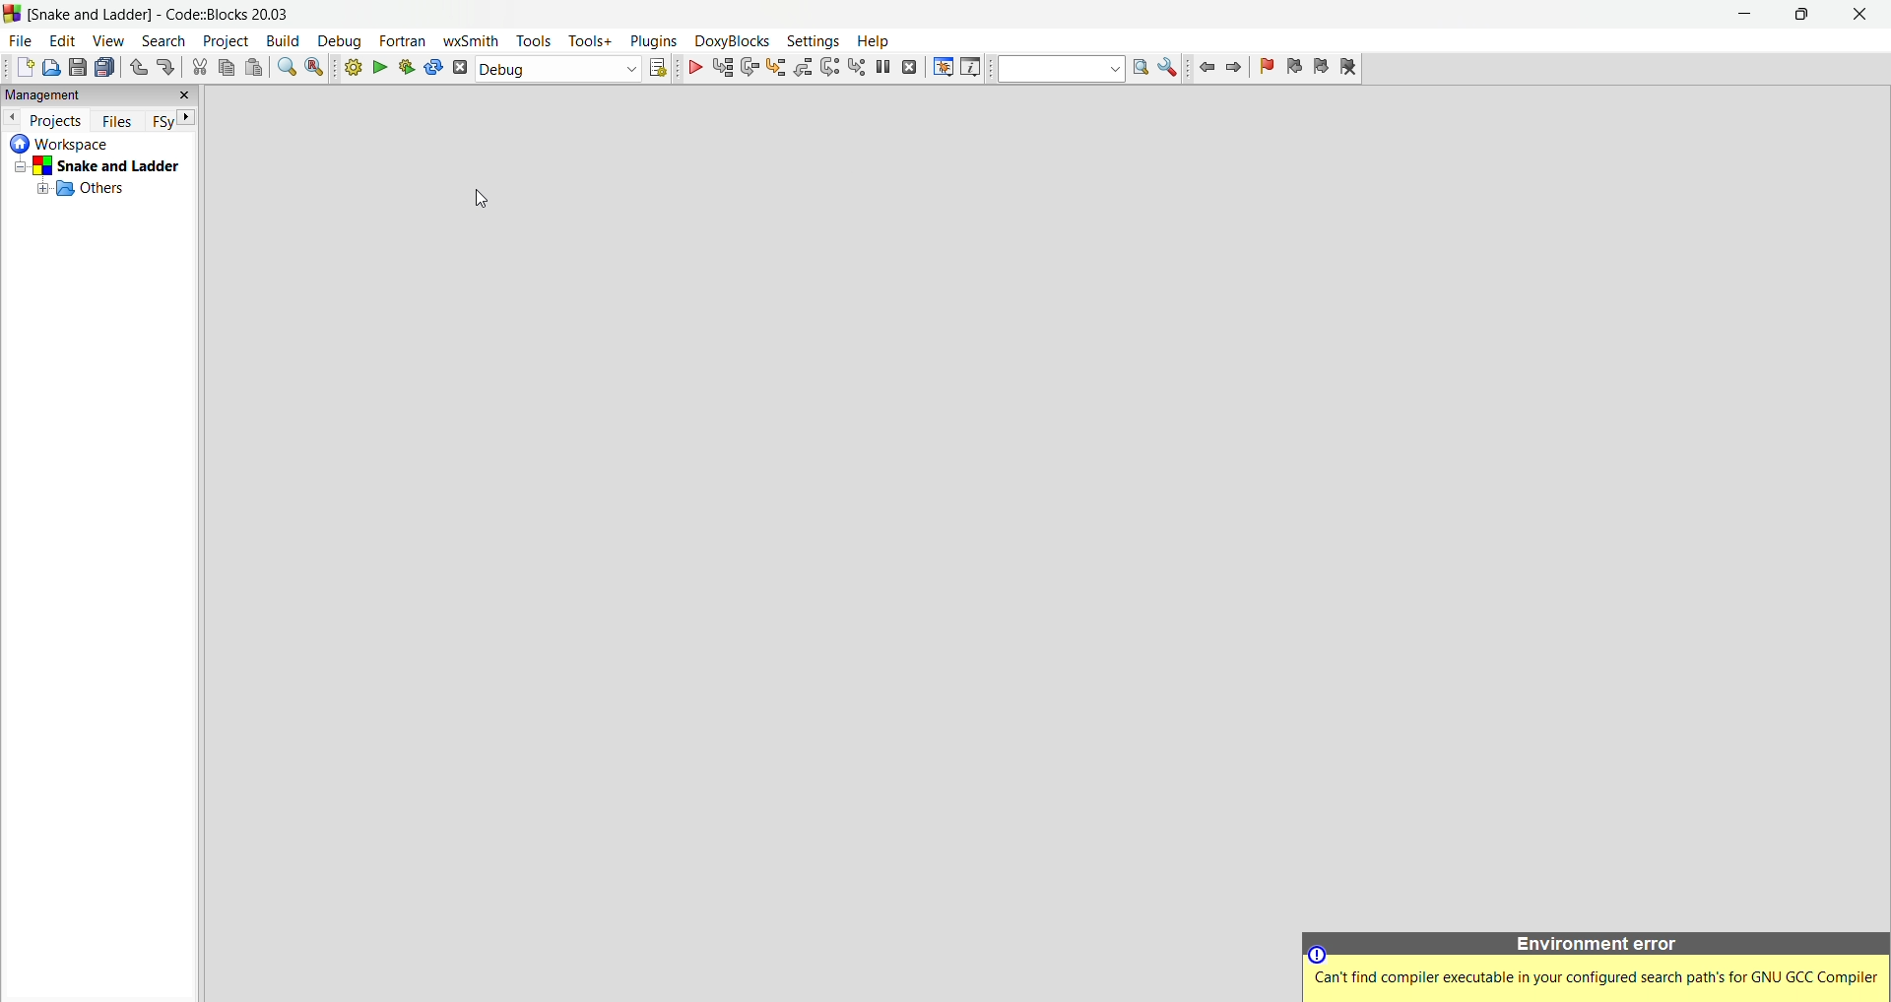 Image resolution: width=1891 pixels, height=1002 pixels. I want to click on Can't find compiler executable in your configured search paths for GNU GCC Compiler, so click(1593, 976).